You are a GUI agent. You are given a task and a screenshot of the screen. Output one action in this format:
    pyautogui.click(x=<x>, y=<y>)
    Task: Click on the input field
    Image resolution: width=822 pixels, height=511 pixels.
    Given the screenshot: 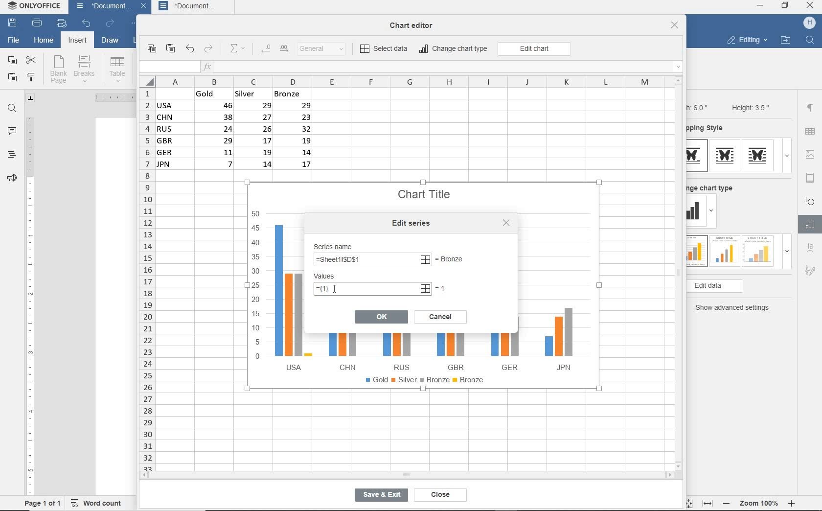 What is the action you would take?
    pyautogui.click(x=168, y=67)
    